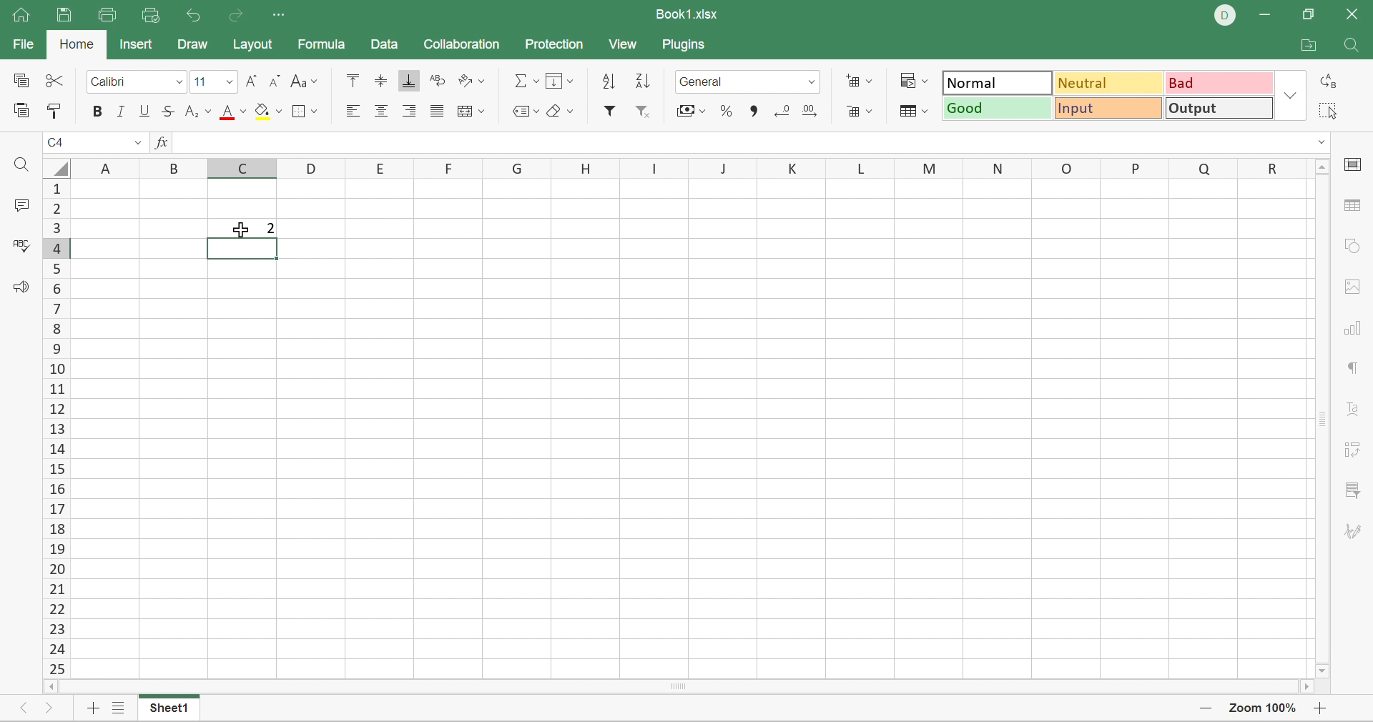 Image resolution: width=1373 pixels, height=722 pixels. I want to click on Sheet1, so click(172, 709).